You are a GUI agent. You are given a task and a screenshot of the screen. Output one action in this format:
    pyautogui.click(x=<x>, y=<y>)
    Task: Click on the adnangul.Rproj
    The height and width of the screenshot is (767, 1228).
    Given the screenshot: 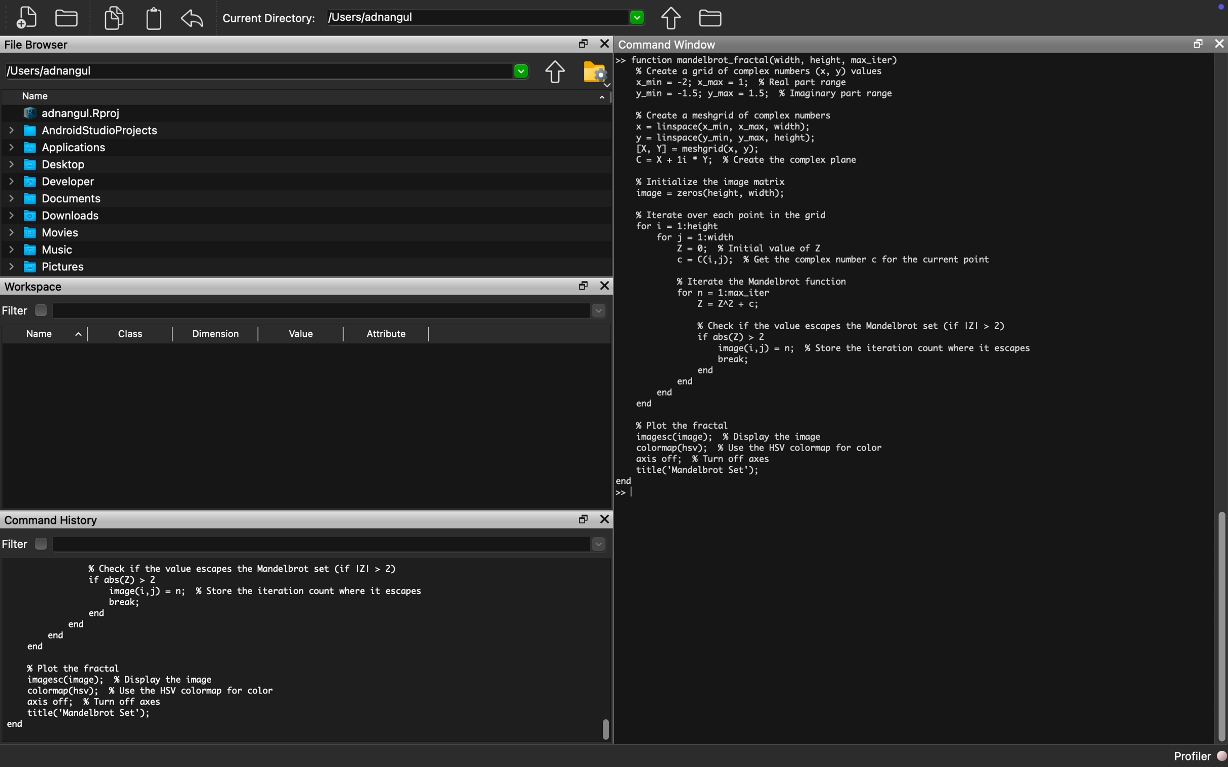 What is the action you would take?
    pyautogui.click(x=74, y=114)
    